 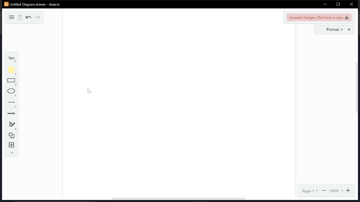 I want to click on vertical scrollbar, so click(x=357, y=90).